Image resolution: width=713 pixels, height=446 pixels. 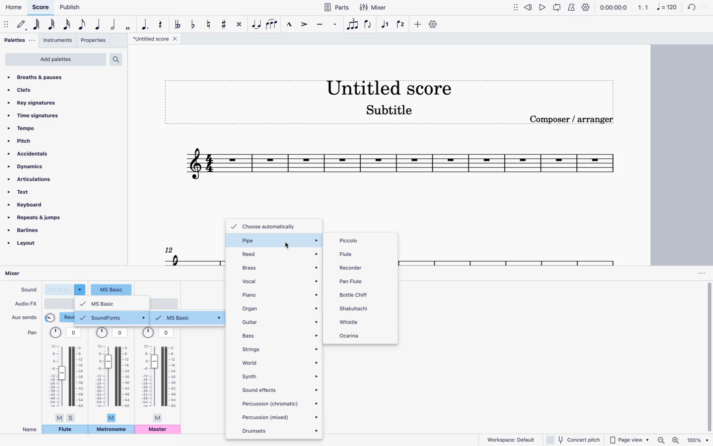 What do you see at coordinates (32, 246) in the screenshot?
I see `layout` at bounding box center [32, 246].